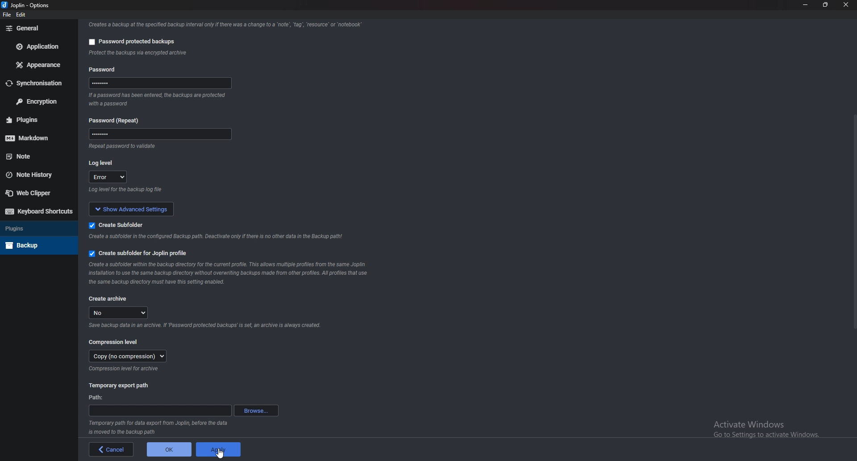 The height and width of the screenshot is (461, 857). I want to click on no, so click(121, 313).